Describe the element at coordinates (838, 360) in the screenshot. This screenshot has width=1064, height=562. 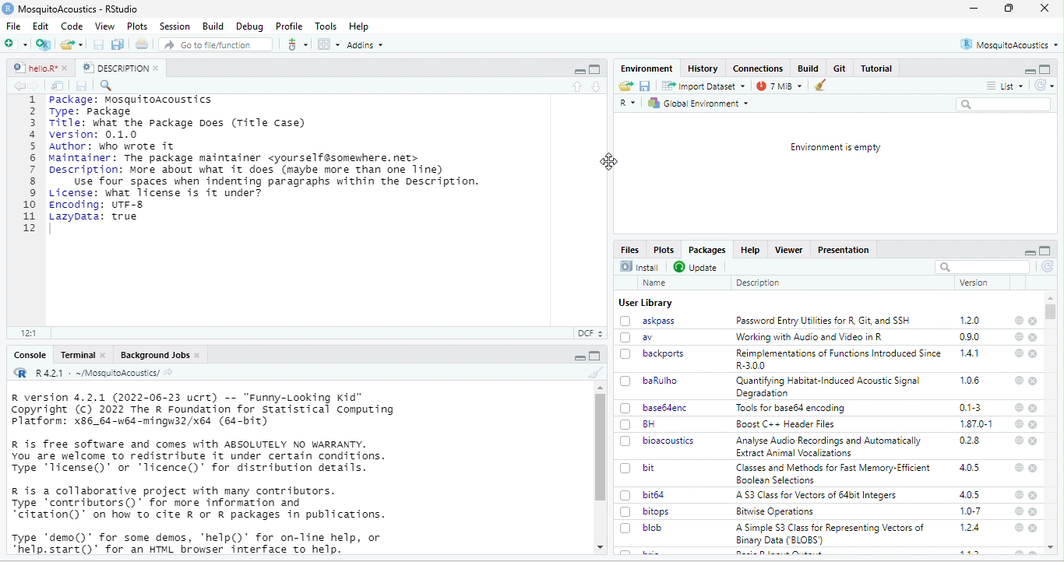
I see `Reimplementations of Functions Introduced Since R-3.00` at that location.